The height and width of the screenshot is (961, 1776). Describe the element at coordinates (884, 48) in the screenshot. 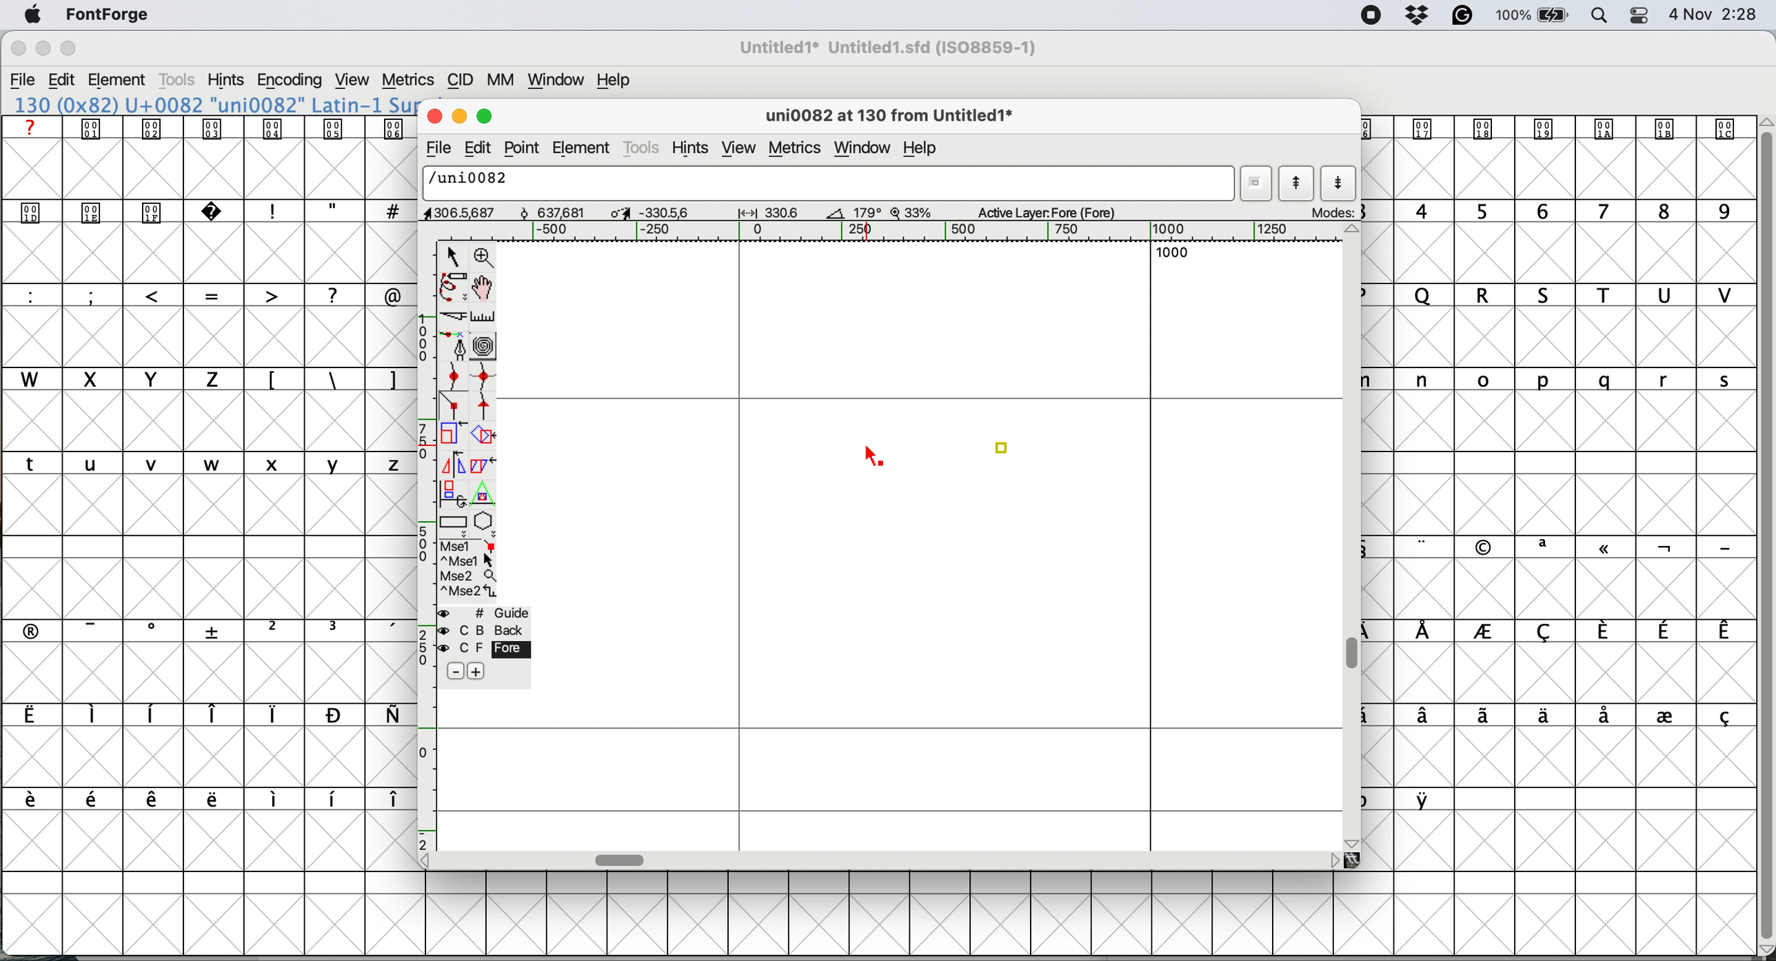

I see `File name` at that location.